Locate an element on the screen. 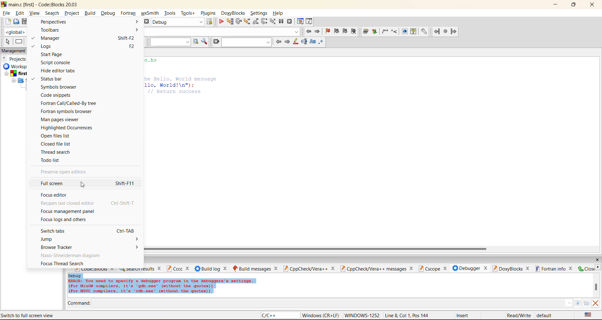  vertical scroll bar is located at coordinates (596, 287).